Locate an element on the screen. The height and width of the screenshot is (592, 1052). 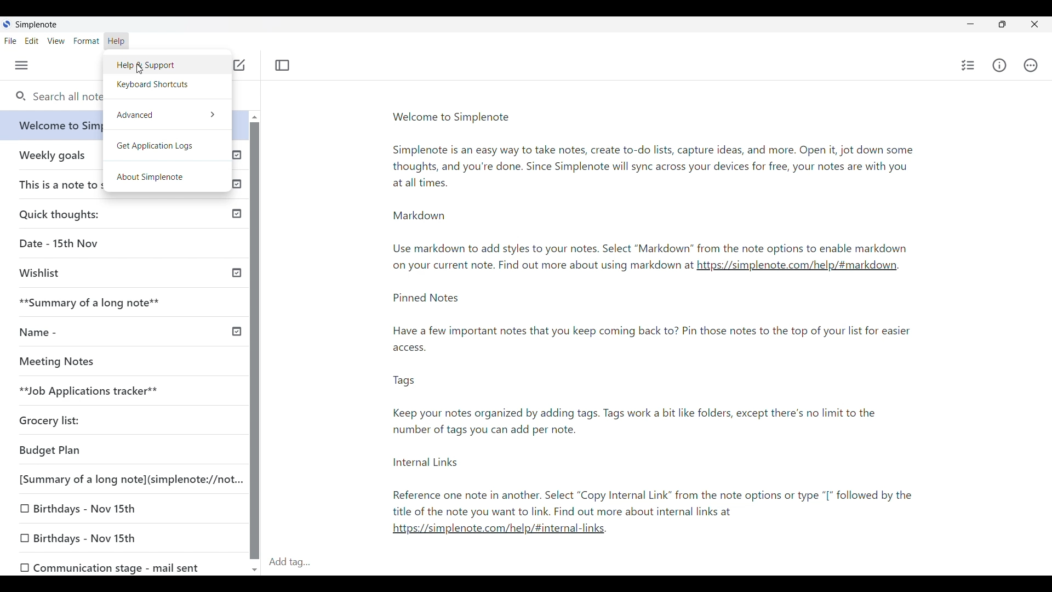
Show interface in a smaller tab is located at coordinates (1002, 24).